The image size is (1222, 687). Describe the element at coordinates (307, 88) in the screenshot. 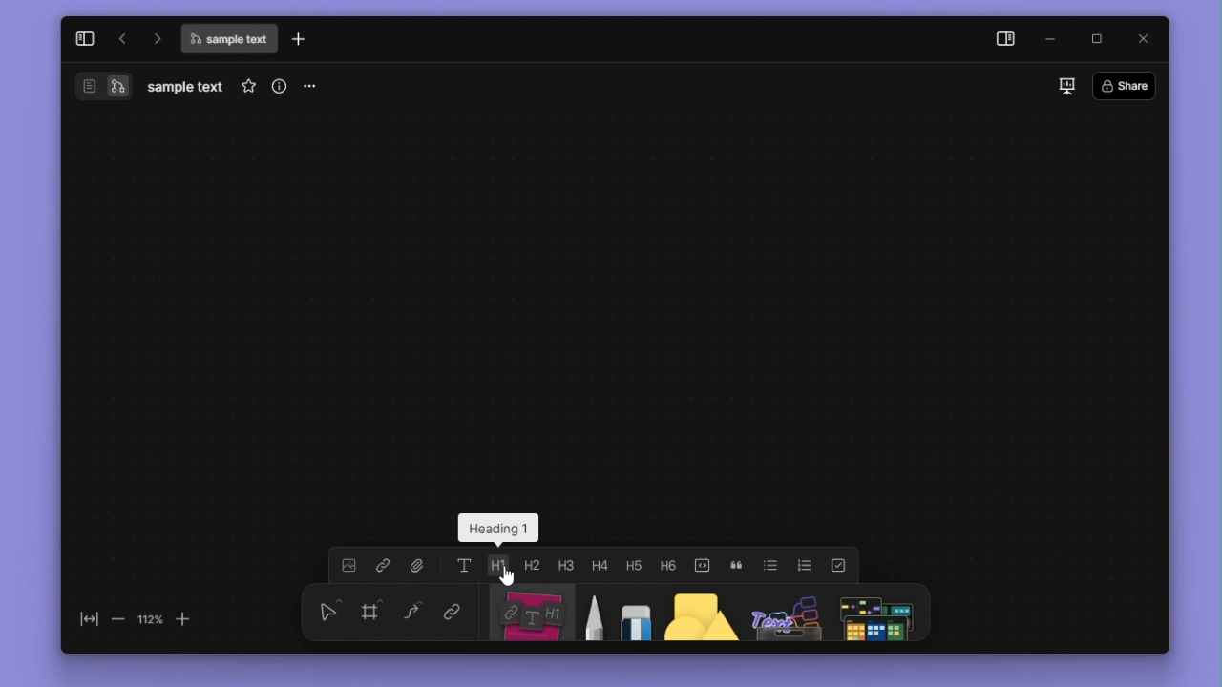

I see `more` at that location.